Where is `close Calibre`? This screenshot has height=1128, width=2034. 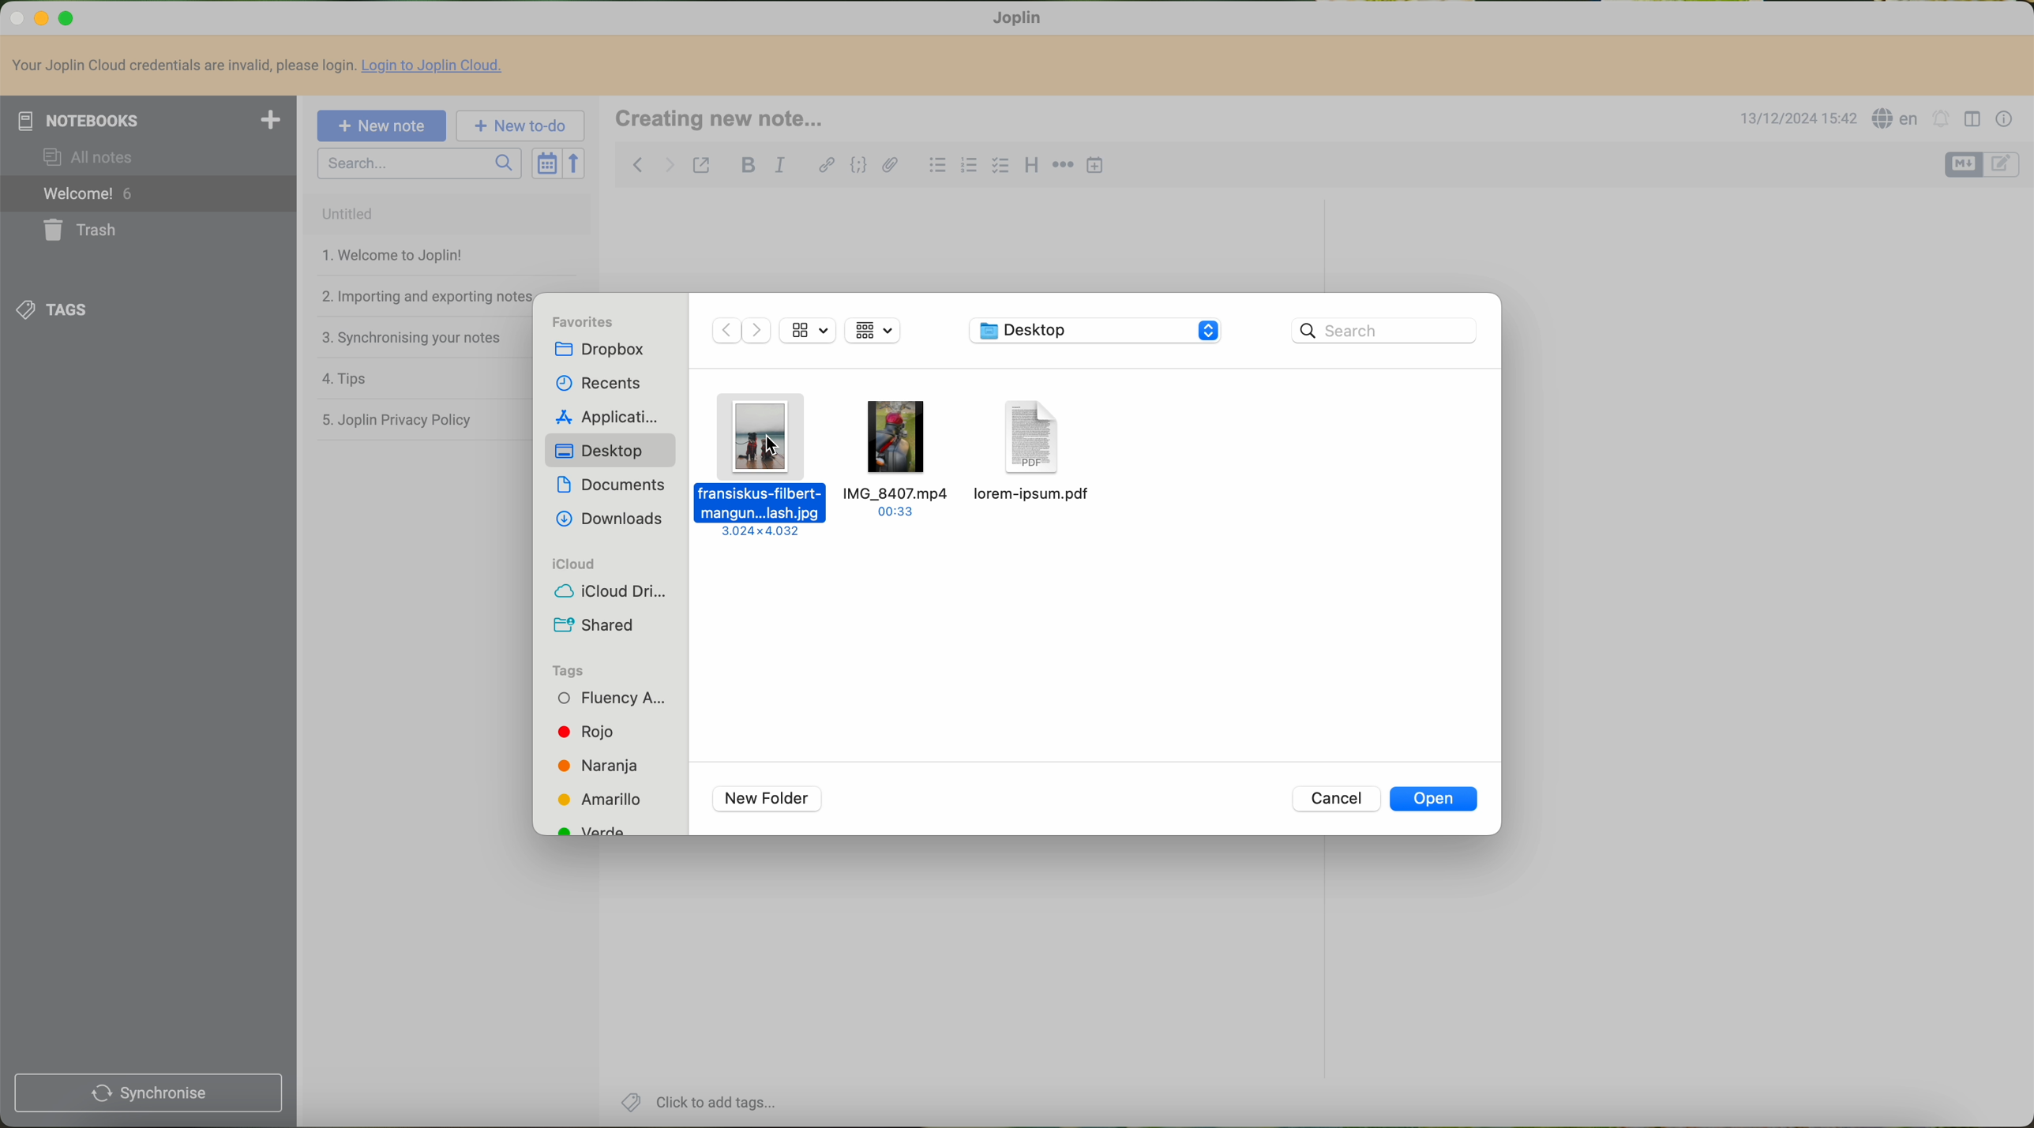
close Calibre is located at coordinates (15, 17).